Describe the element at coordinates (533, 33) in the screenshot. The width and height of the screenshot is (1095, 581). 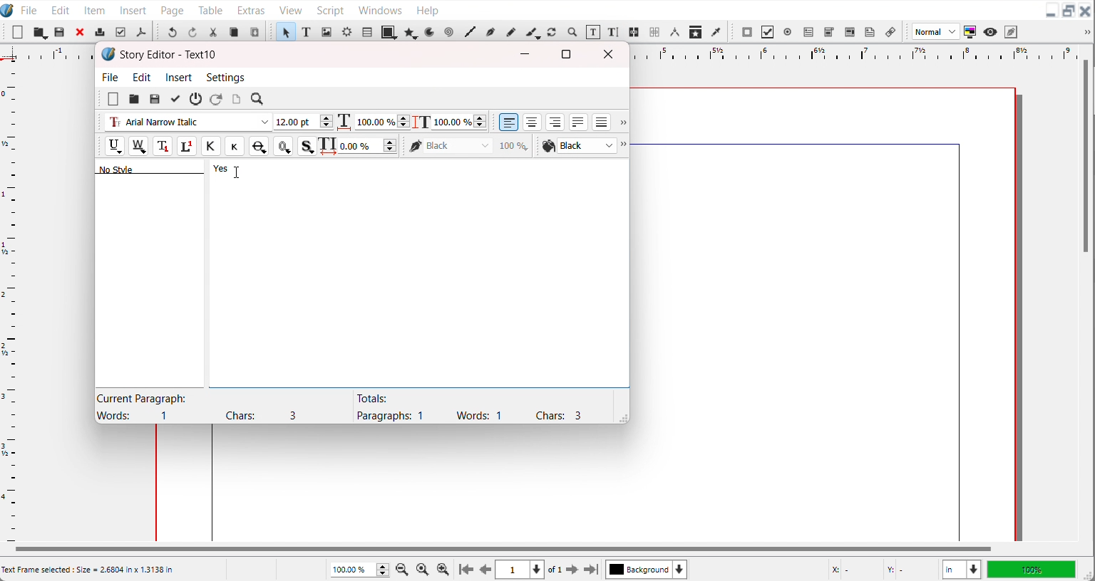
I see `Calligraphic line` at that location.